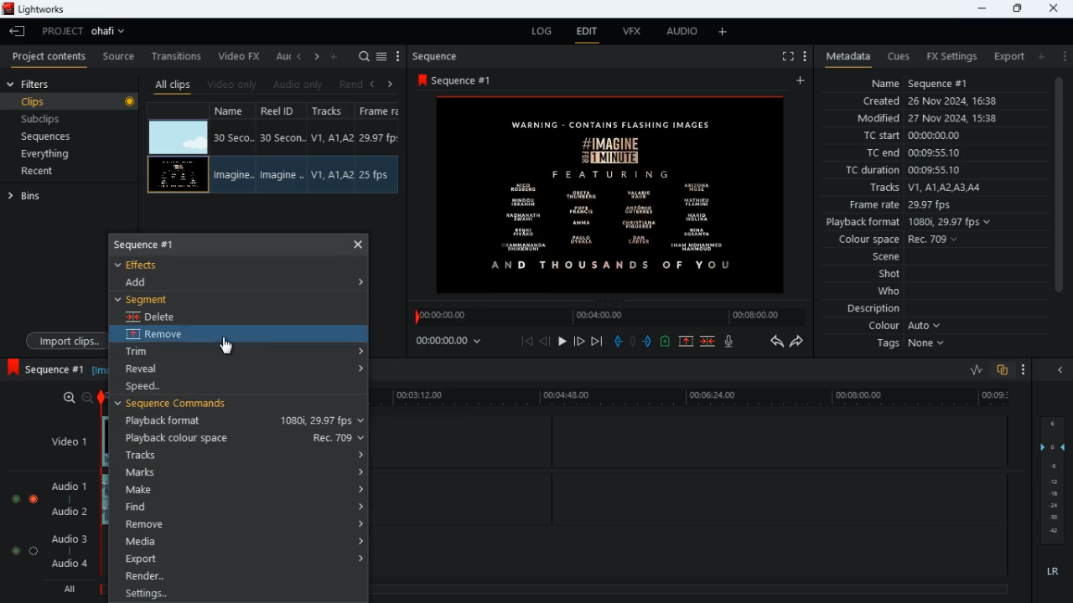  I want to click on right, so click(391, 84).